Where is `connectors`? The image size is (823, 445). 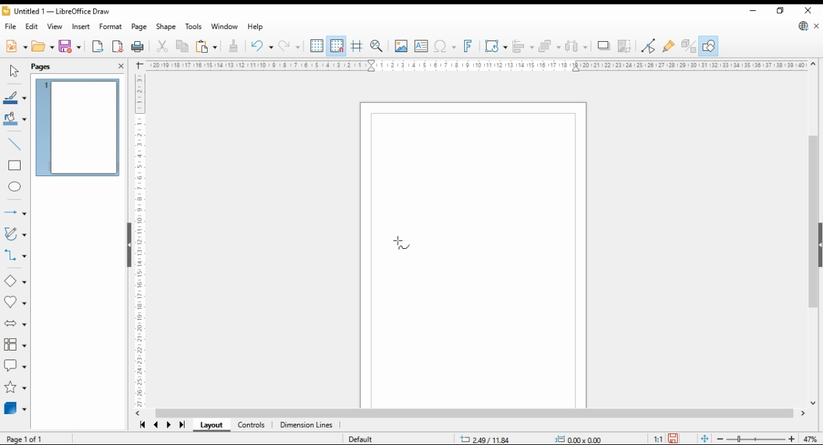 connectors is located at coordinates (14, 257).